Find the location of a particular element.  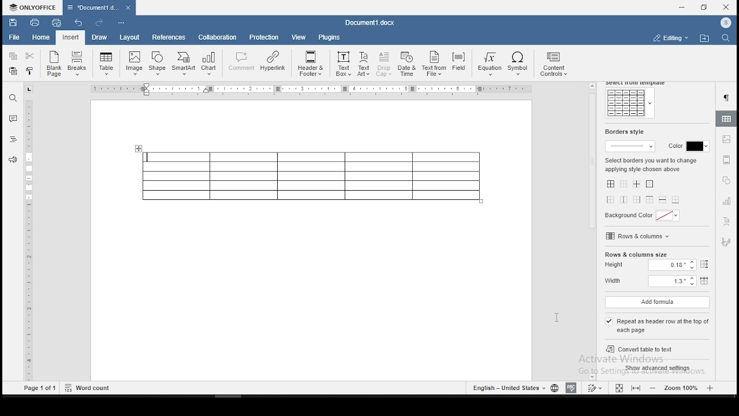

outer left border only is located at coordinates (611, 201).